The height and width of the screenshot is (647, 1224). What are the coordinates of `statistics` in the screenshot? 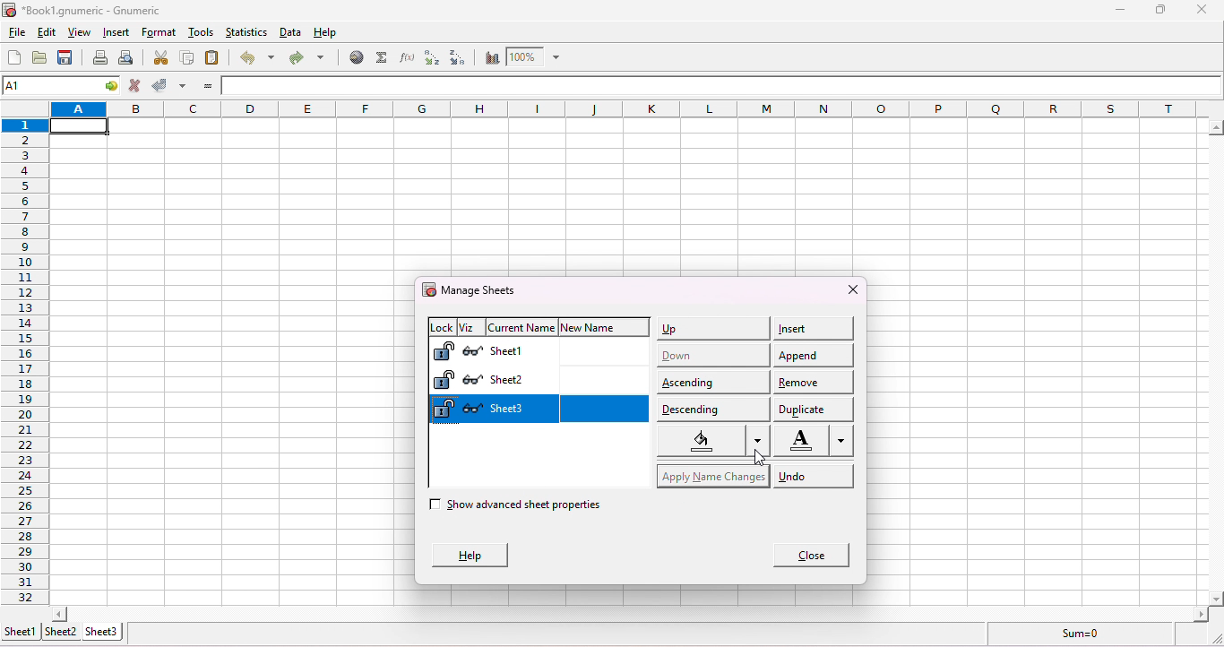 It's located at (248, 32).